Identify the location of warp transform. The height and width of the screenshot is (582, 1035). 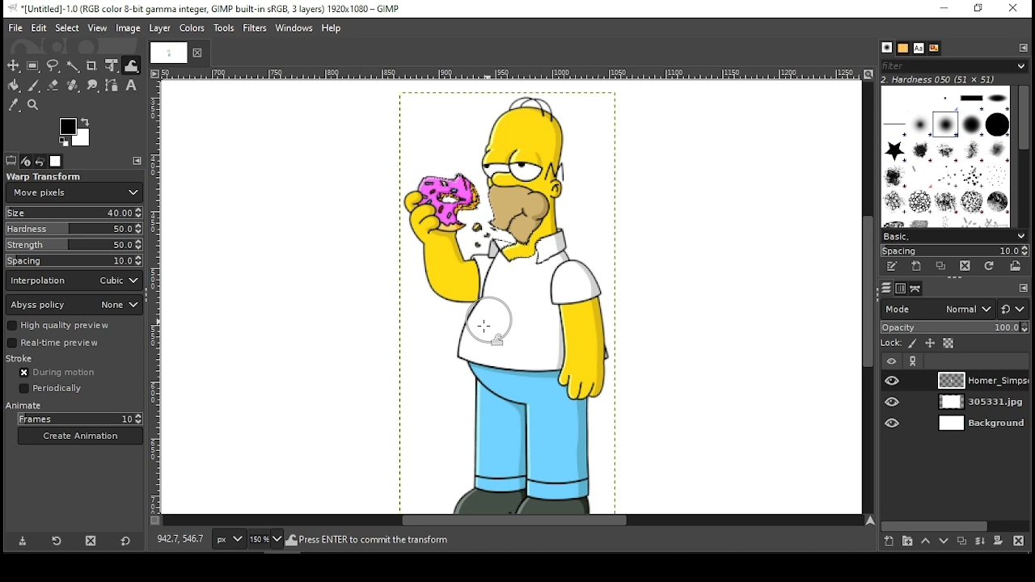
(45, 176).